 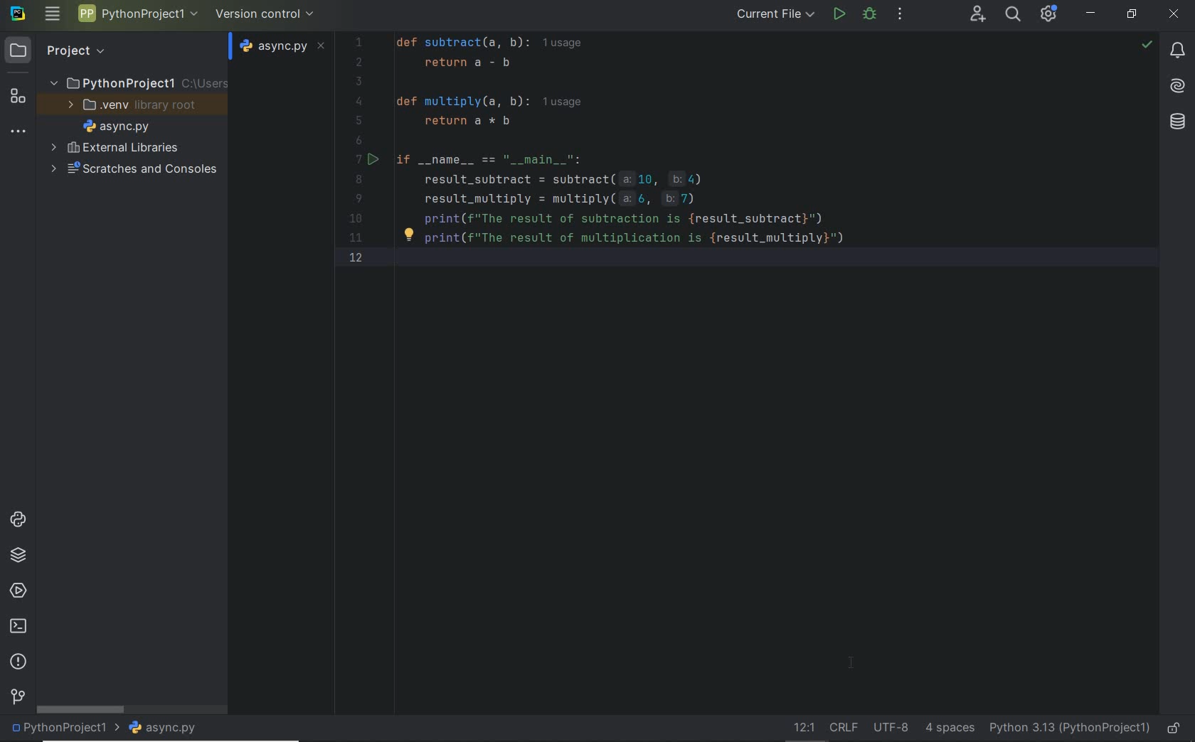 What do you see at coordinates (844, 728) in the screenshot?
I see `line separator` at bounding box center [844, 728].